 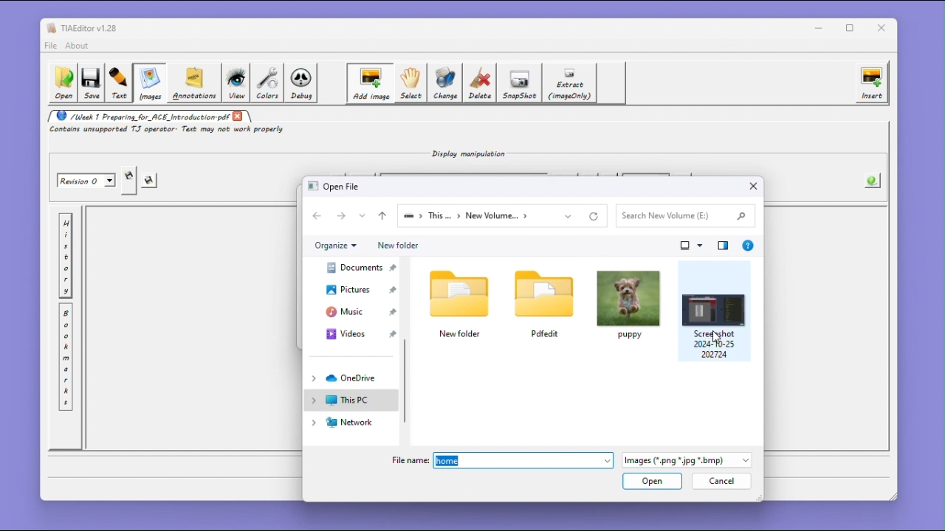 What do you see at coordinates (129, 181) in the screenshot?
I see `Save a copy` at bounding box center [129, 181].